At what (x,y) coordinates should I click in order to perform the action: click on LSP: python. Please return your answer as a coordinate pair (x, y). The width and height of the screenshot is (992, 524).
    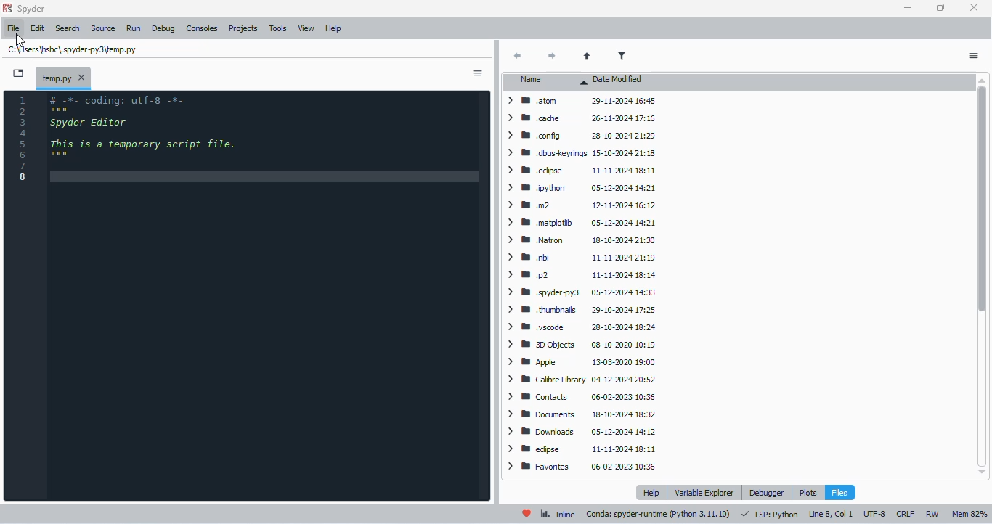
    Looking at the image, I should click on (771, 515).